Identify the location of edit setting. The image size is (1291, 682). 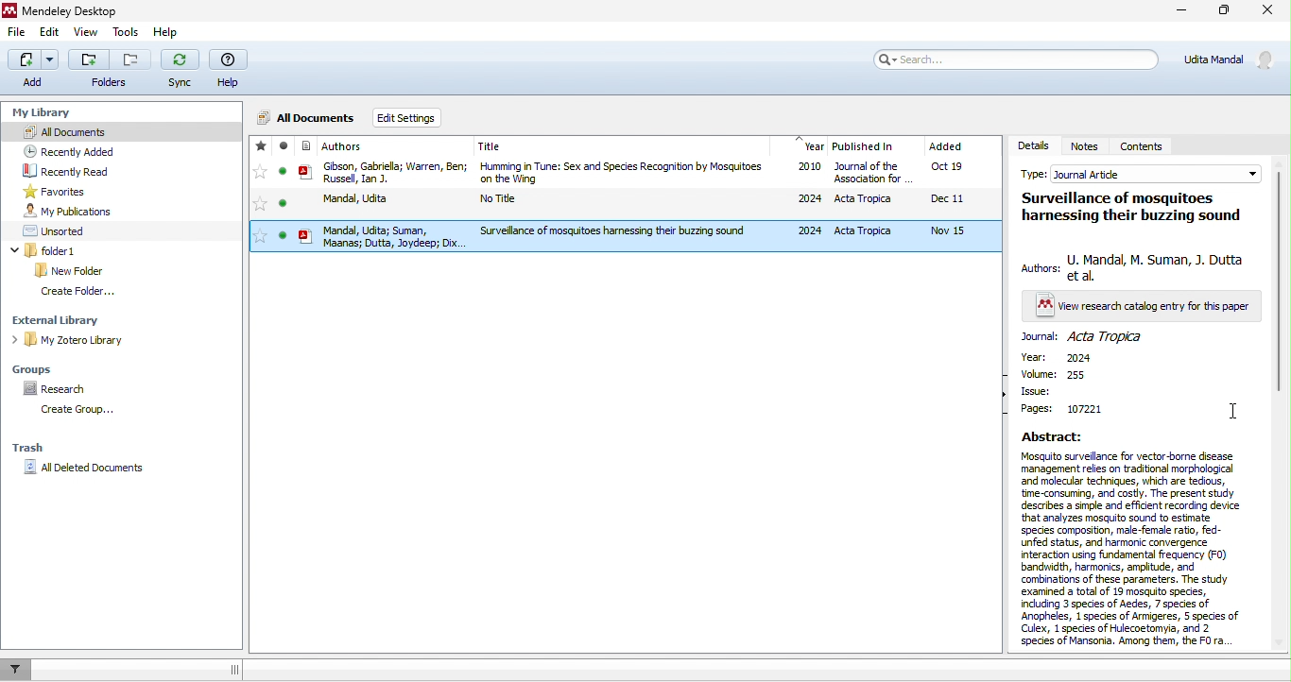
(409, 119).